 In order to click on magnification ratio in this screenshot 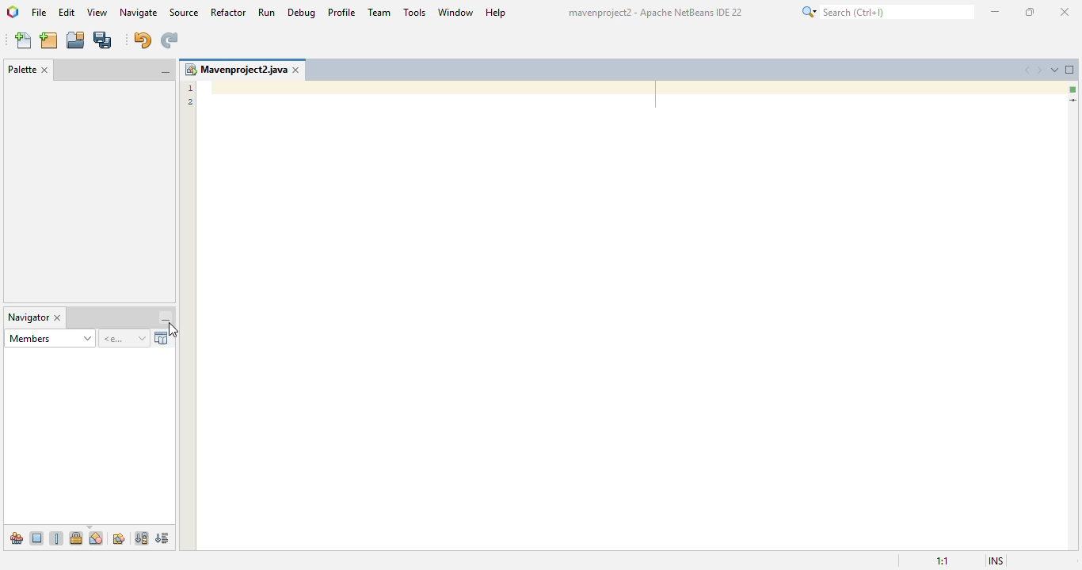, I will do `click(943, 560)`.